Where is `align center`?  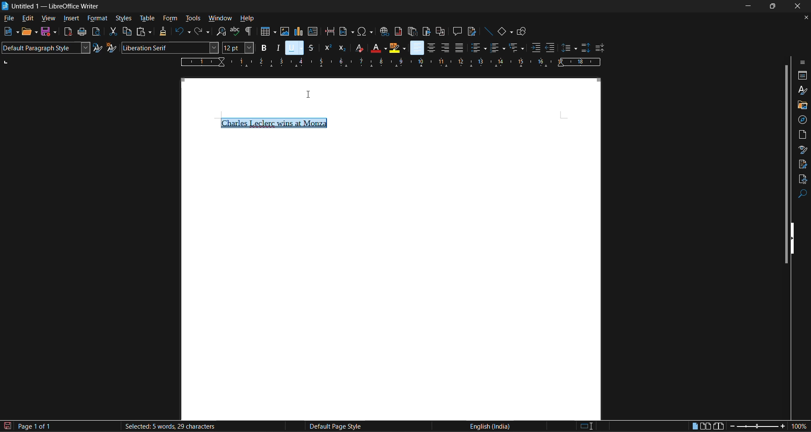
align center is located at coordinates (430, 49).